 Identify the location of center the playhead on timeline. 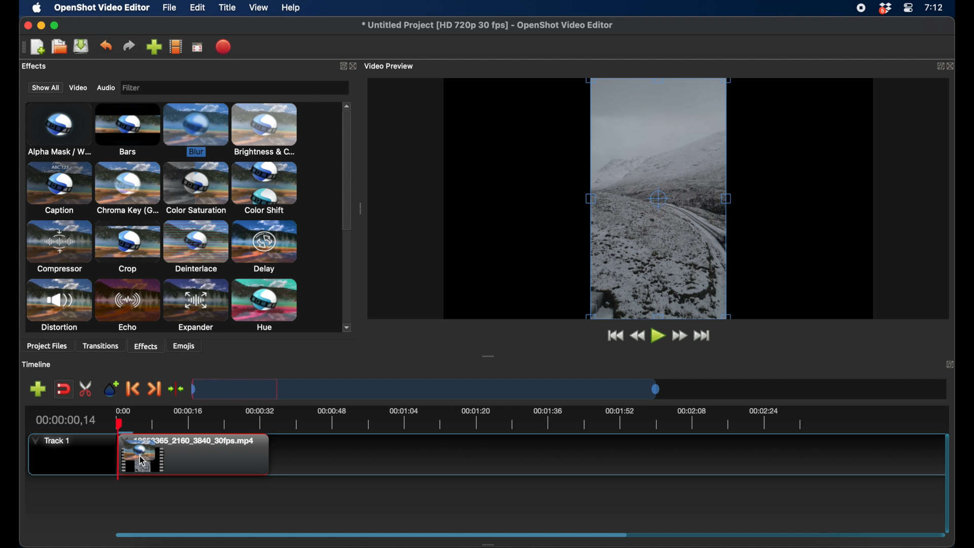
(177, 388).